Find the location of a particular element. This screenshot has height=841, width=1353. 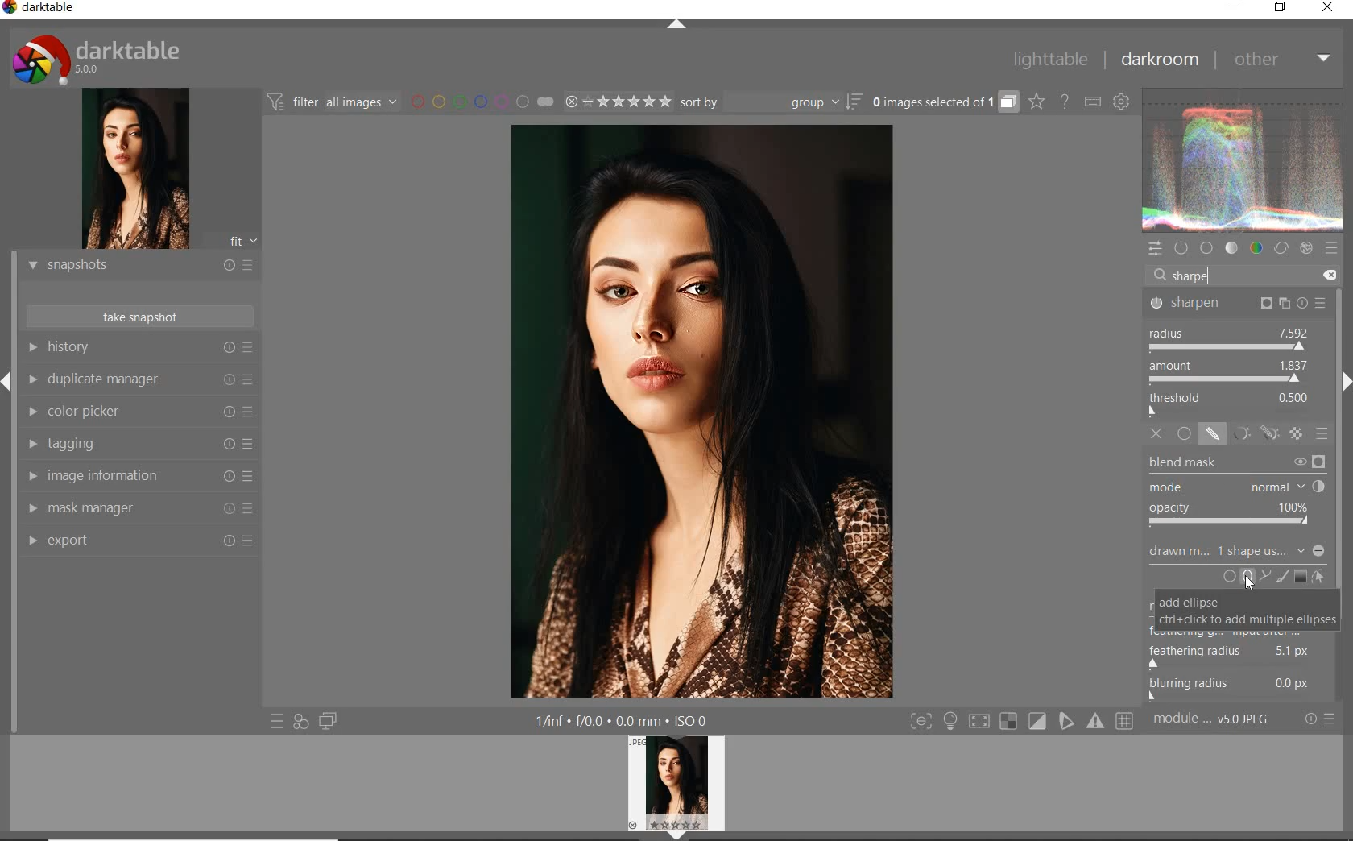

sign is located at coordinates (1068, 722).